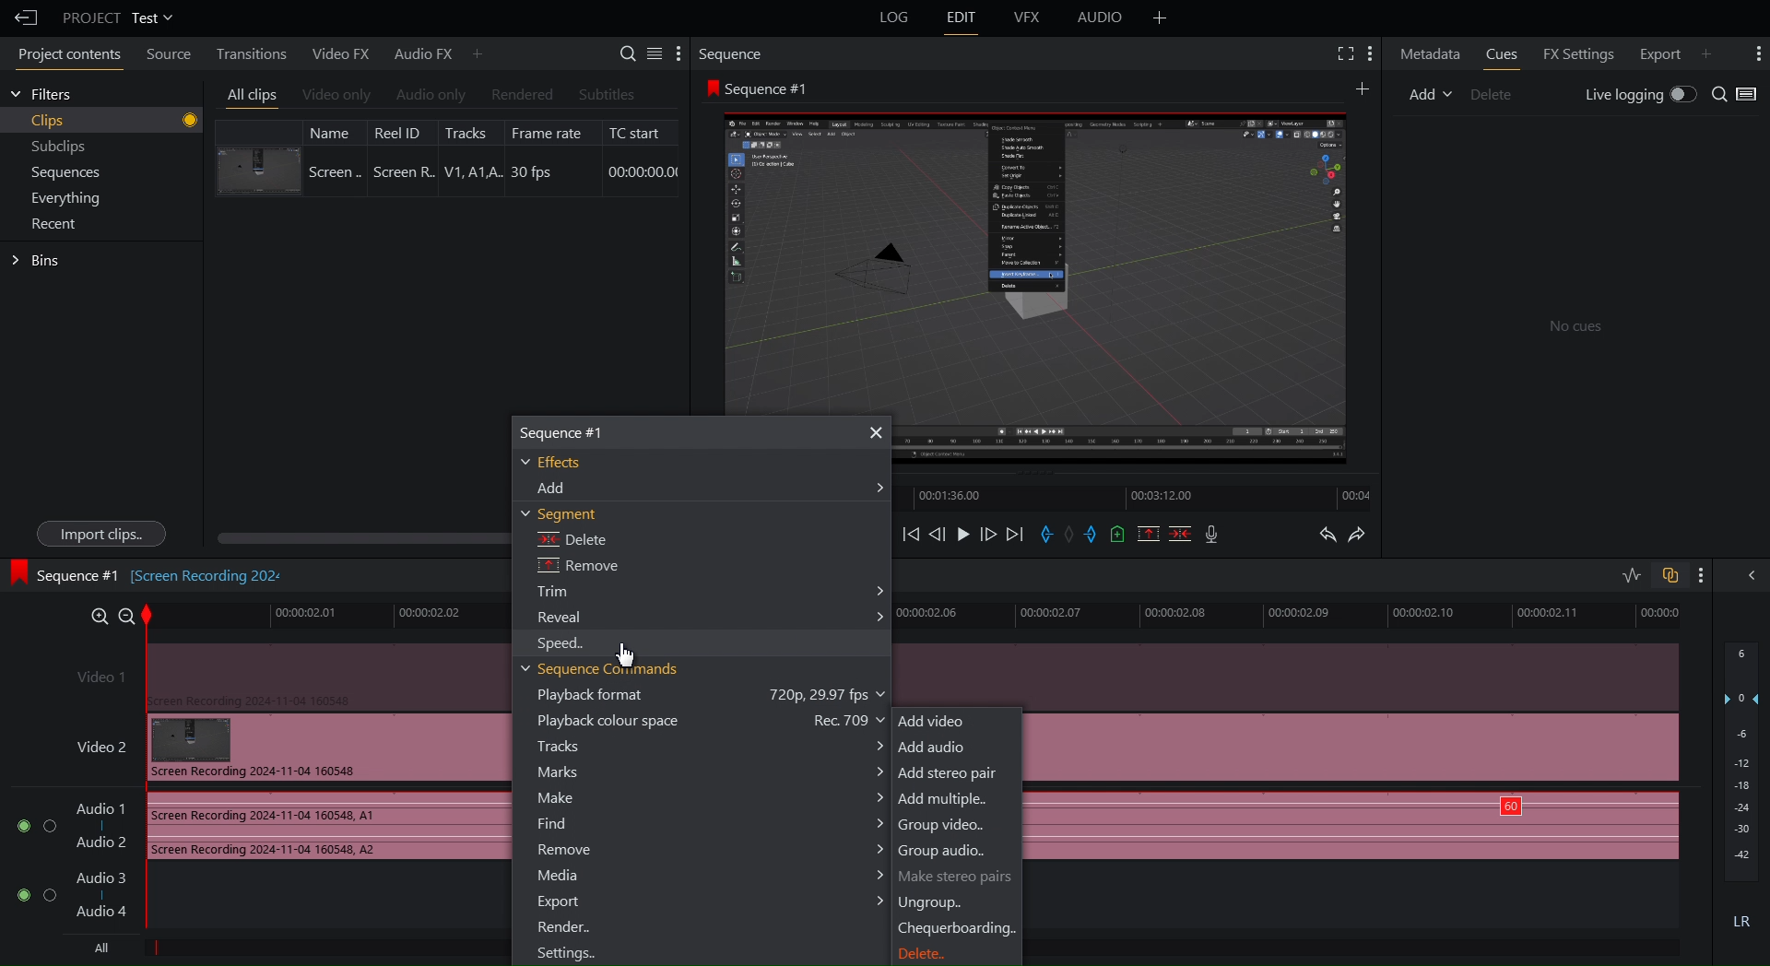 Image resolution: width=1770 pixels, height=966 pixels. What do you see at coordinates (714, 720) in the screenshot?
I see `Playback colour space` at bounding box center [714, 720].